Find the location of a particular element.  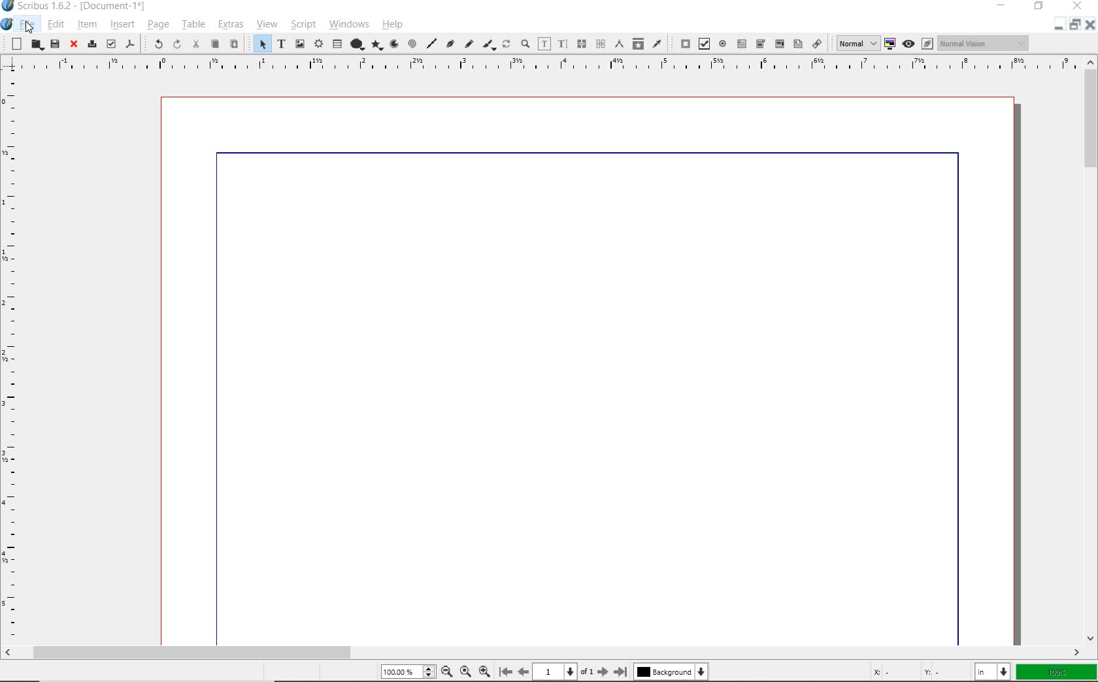

line is located at coordinates (431, 44).